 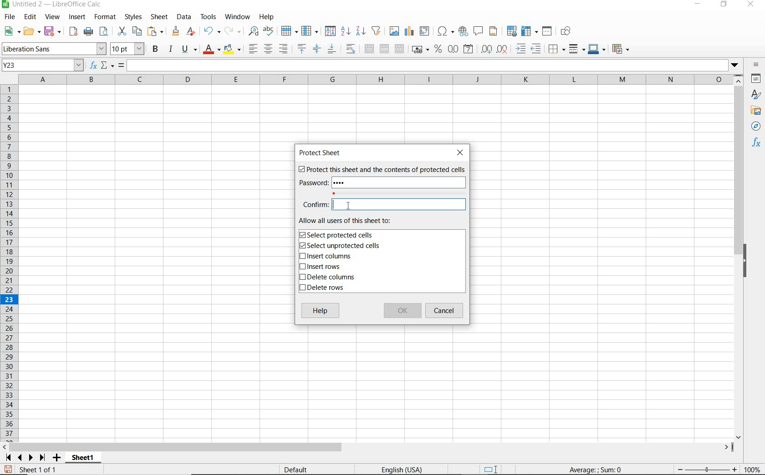 I want to click on SIDEBAR SETTINGS, so click(x=756, y=65).